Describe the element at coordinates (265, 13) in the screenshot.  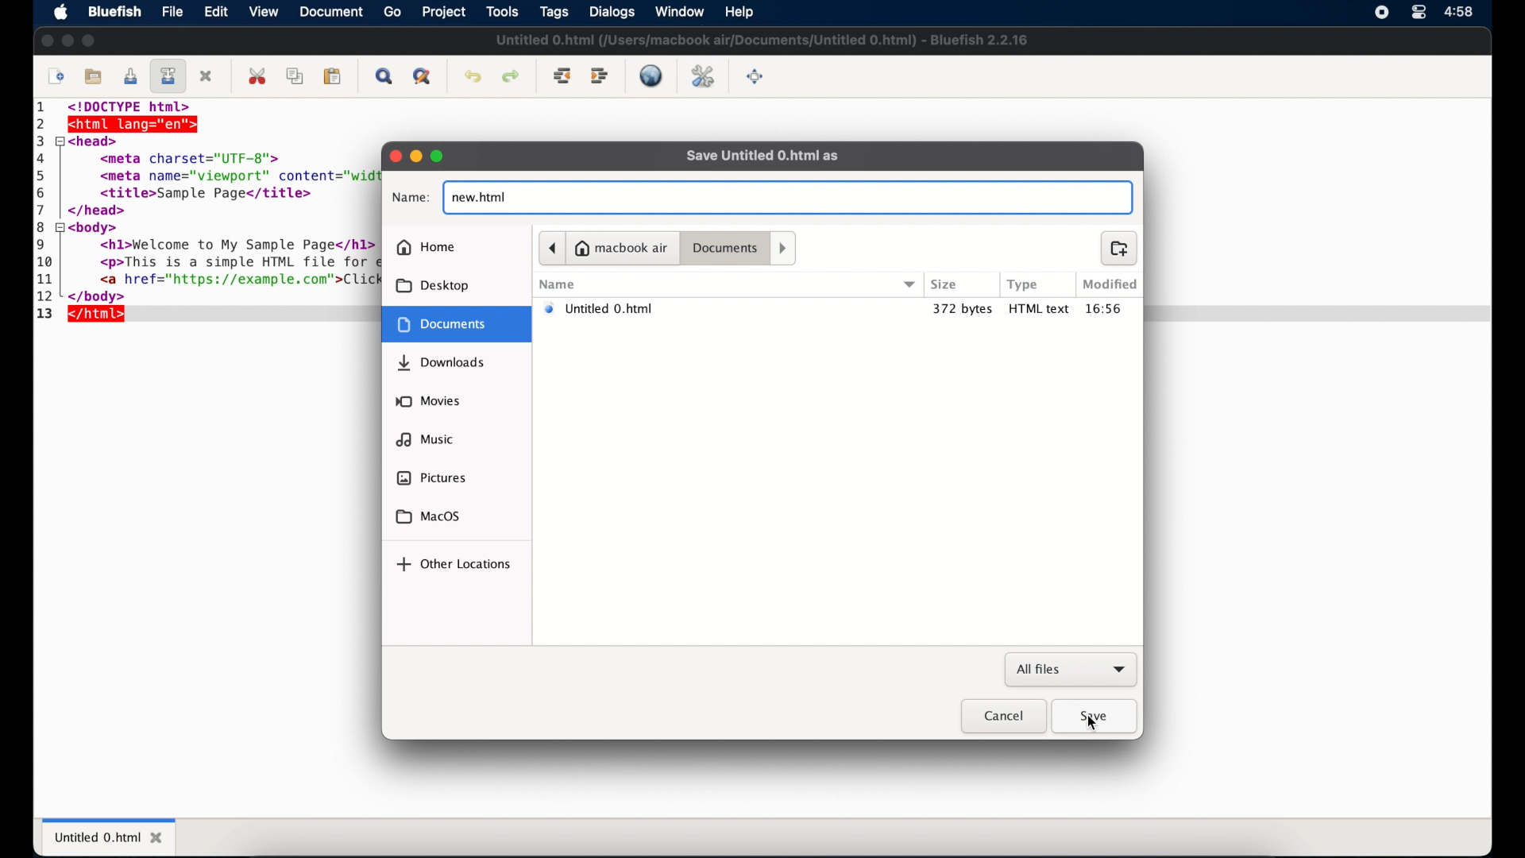
I see `view` at that location.